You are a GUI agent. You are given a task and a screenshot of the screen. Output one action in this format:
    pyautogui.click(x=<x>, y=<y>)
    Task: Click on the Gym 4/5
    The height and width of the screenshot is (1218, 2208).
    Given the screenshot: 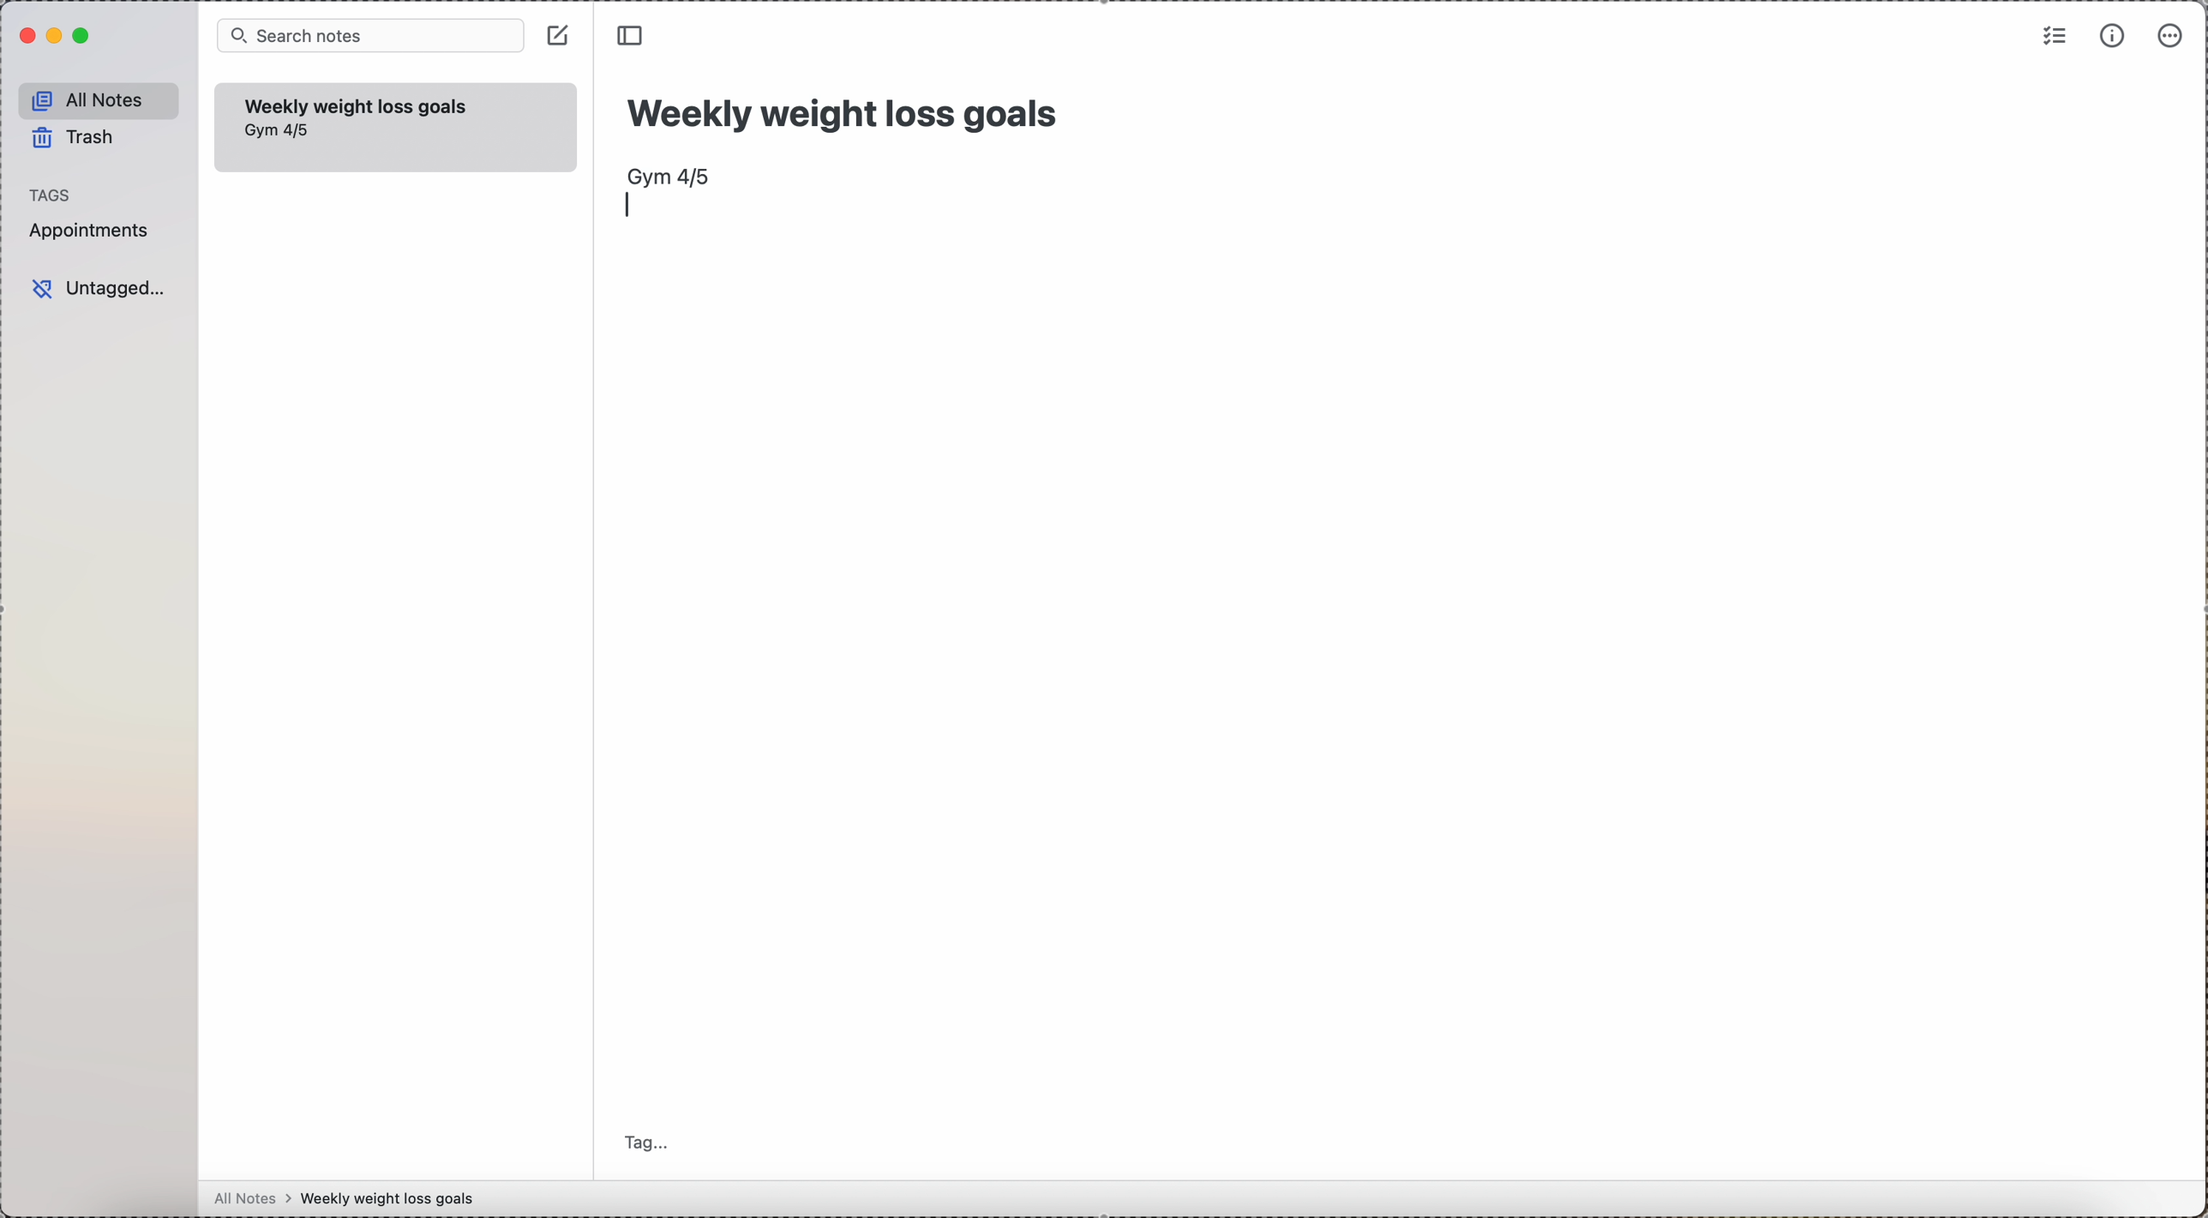 What is the action you would take?
    pyautogui.click(x=670, y=176)
    